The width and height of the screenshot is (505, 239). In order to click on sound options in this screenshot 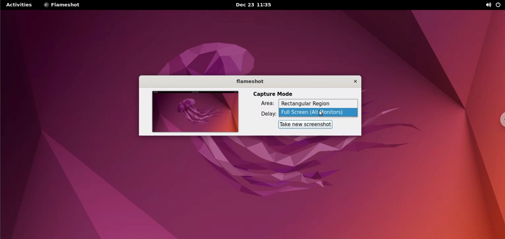, I will do `click(488, 5)`.